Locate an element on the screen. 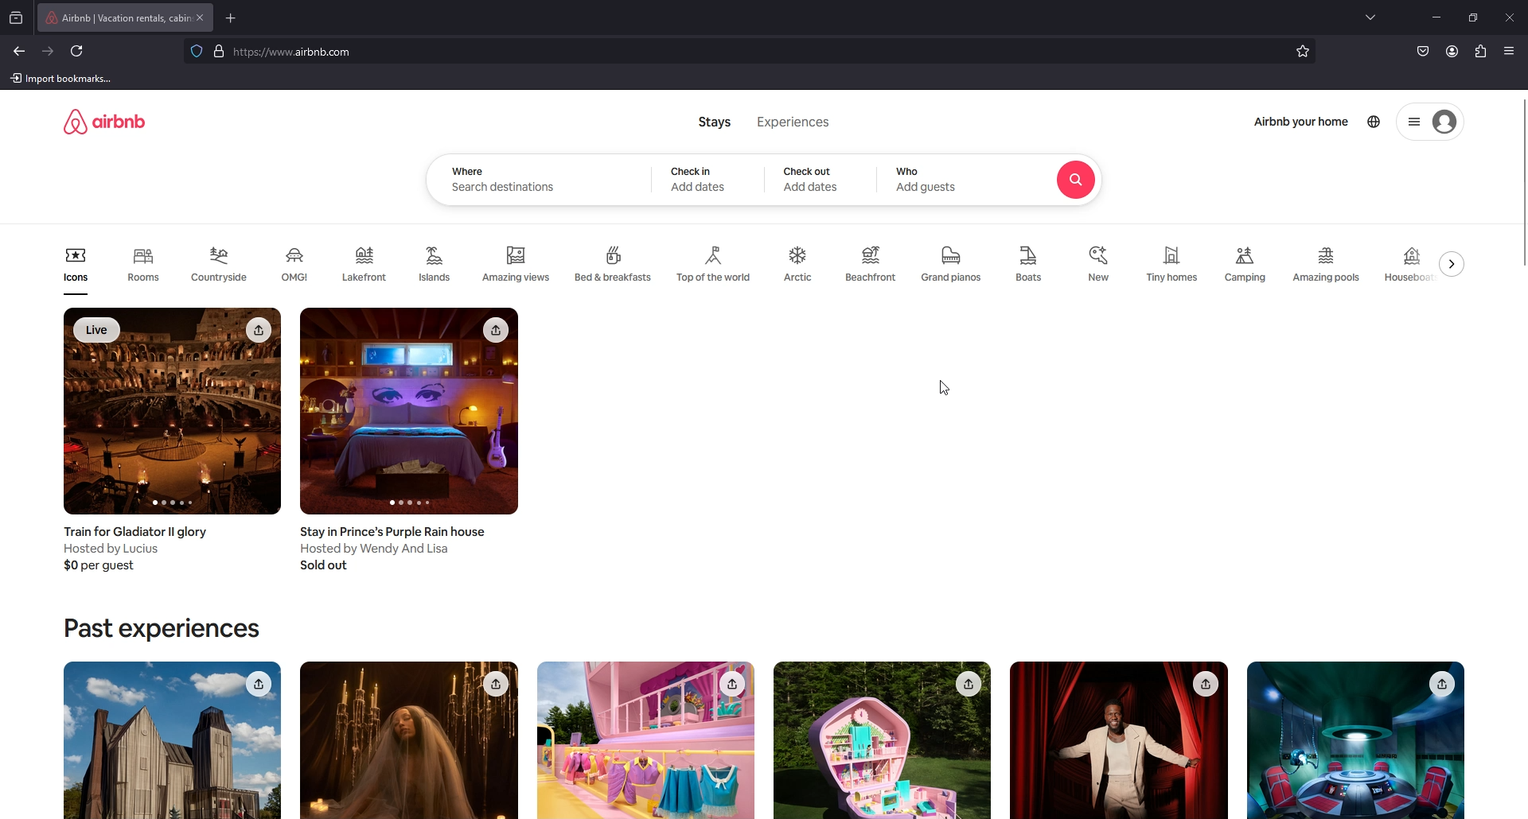 This screenshot has width=1528, height=819. minimize is located at coordinates (1436, 17).